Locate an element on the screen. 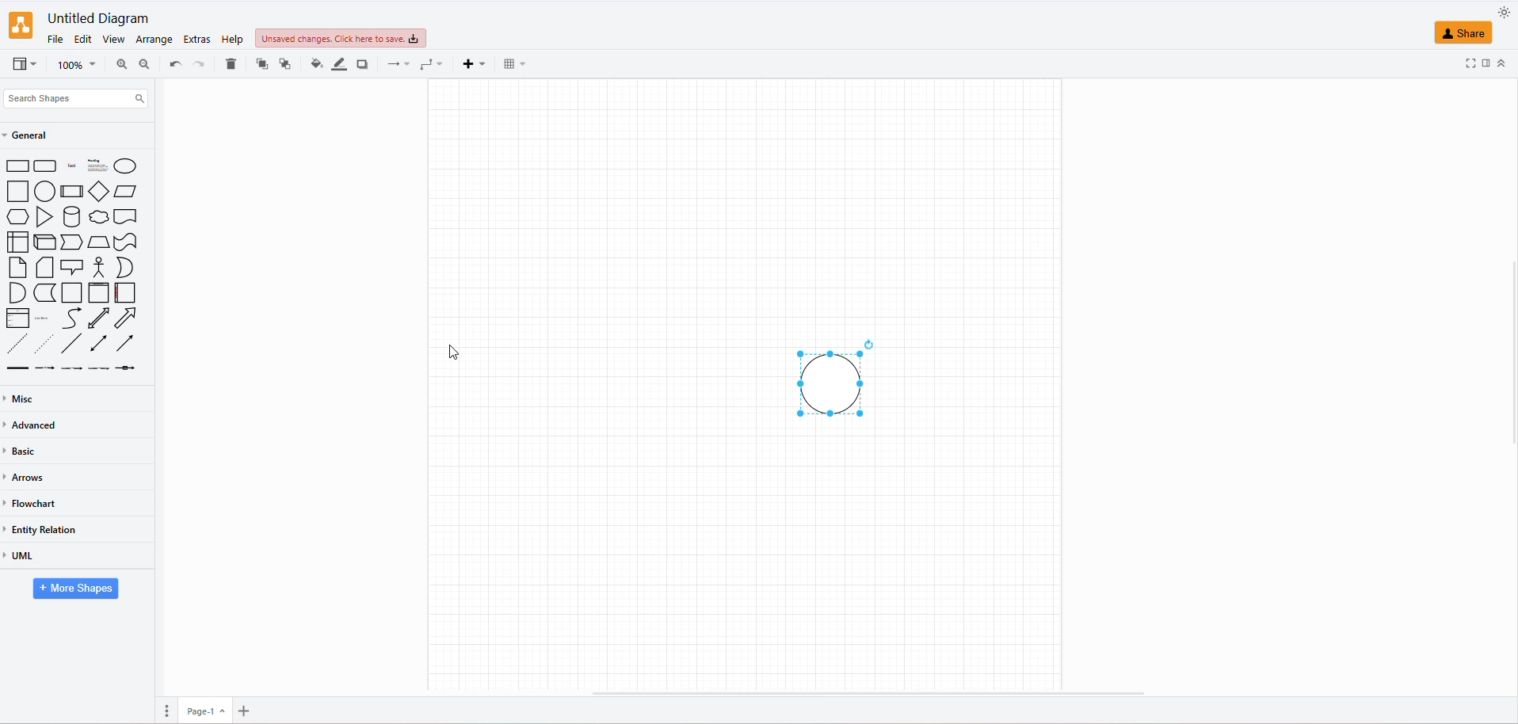 The image size is (1518, 724). arrow is located at coordinates (92, 371).